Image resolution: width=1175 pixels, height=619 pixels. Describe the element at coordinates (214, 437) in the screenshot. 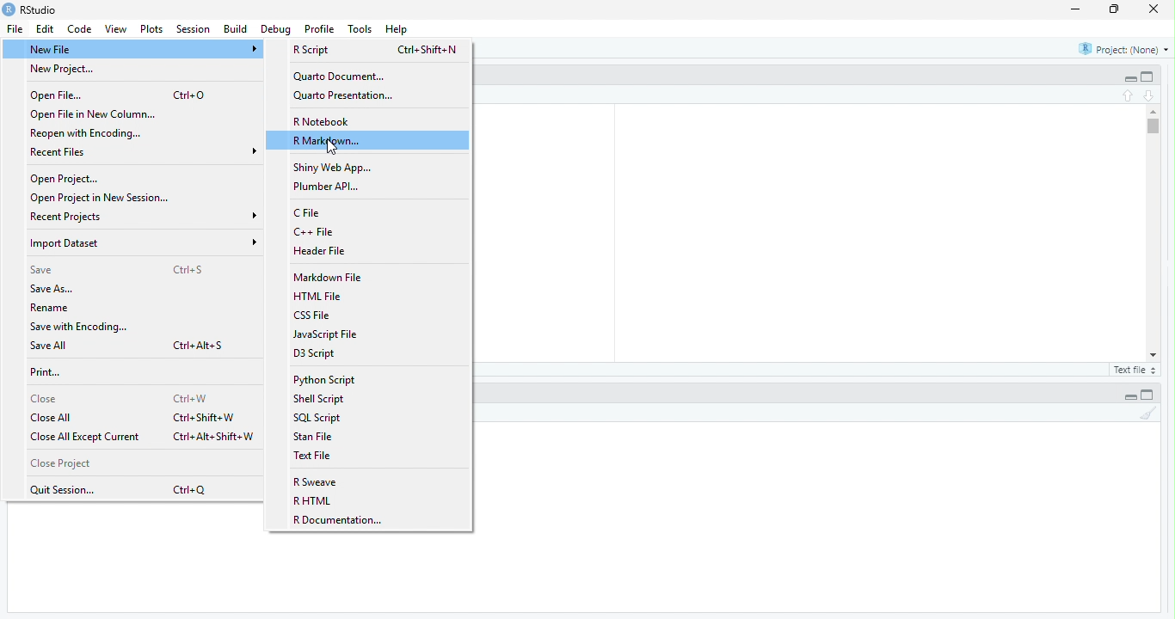

I see `Ctrl+Alt+Shift+W` at that location.